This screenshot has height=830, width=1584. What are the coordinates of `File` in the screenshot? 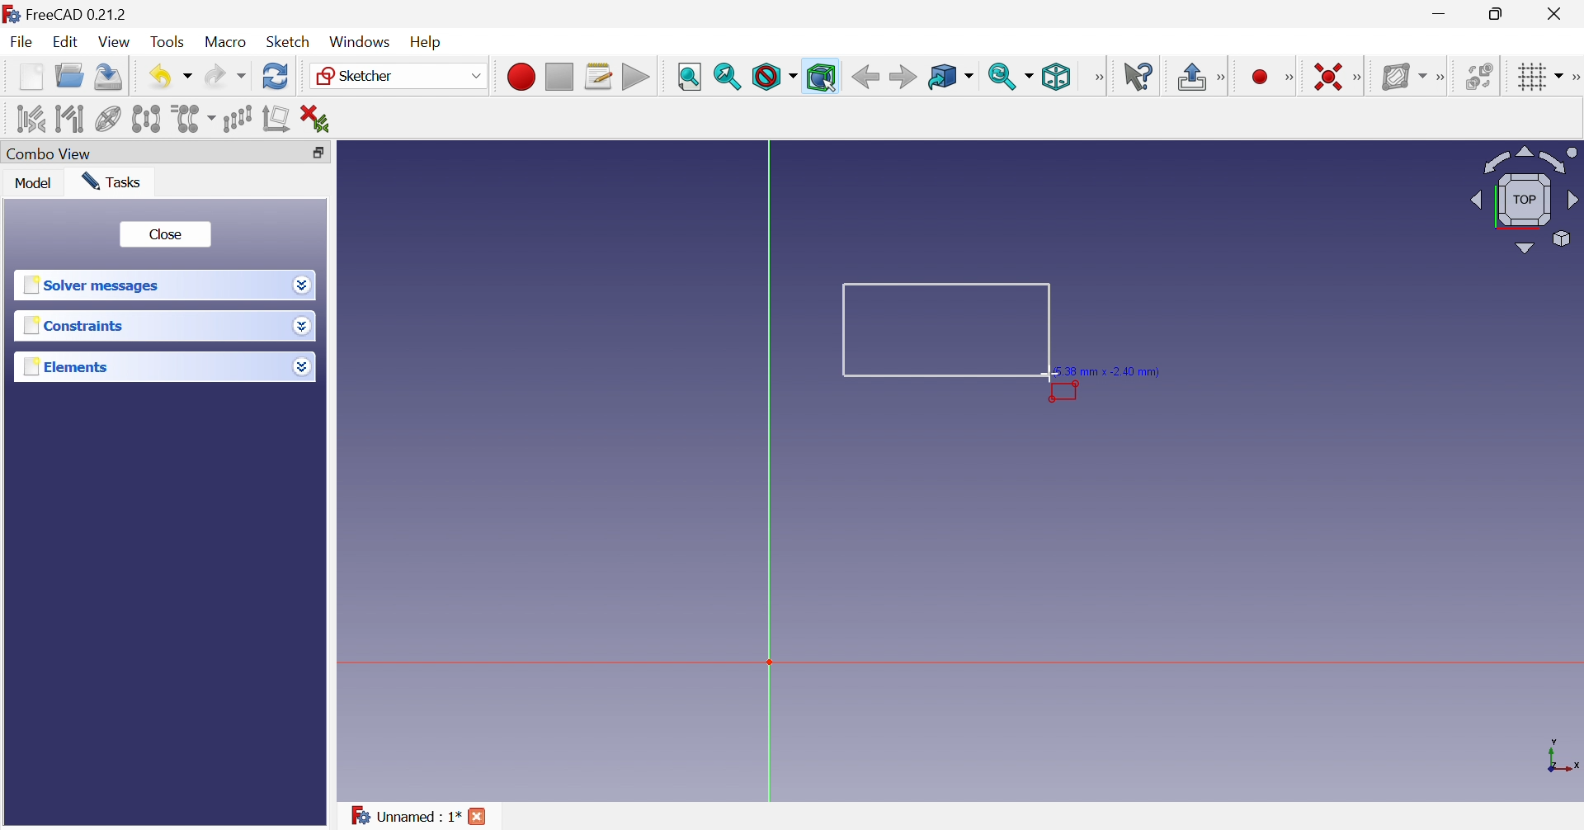 It's located at (23, 43).